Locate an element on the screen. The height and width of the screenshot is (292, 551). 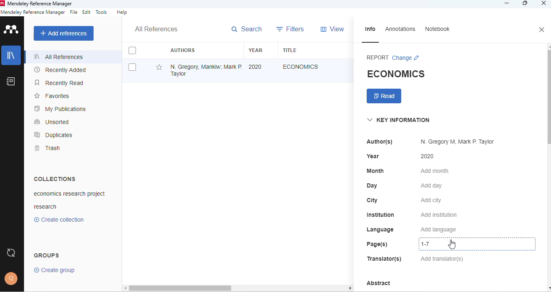
info is located at coordinates (370, 29).